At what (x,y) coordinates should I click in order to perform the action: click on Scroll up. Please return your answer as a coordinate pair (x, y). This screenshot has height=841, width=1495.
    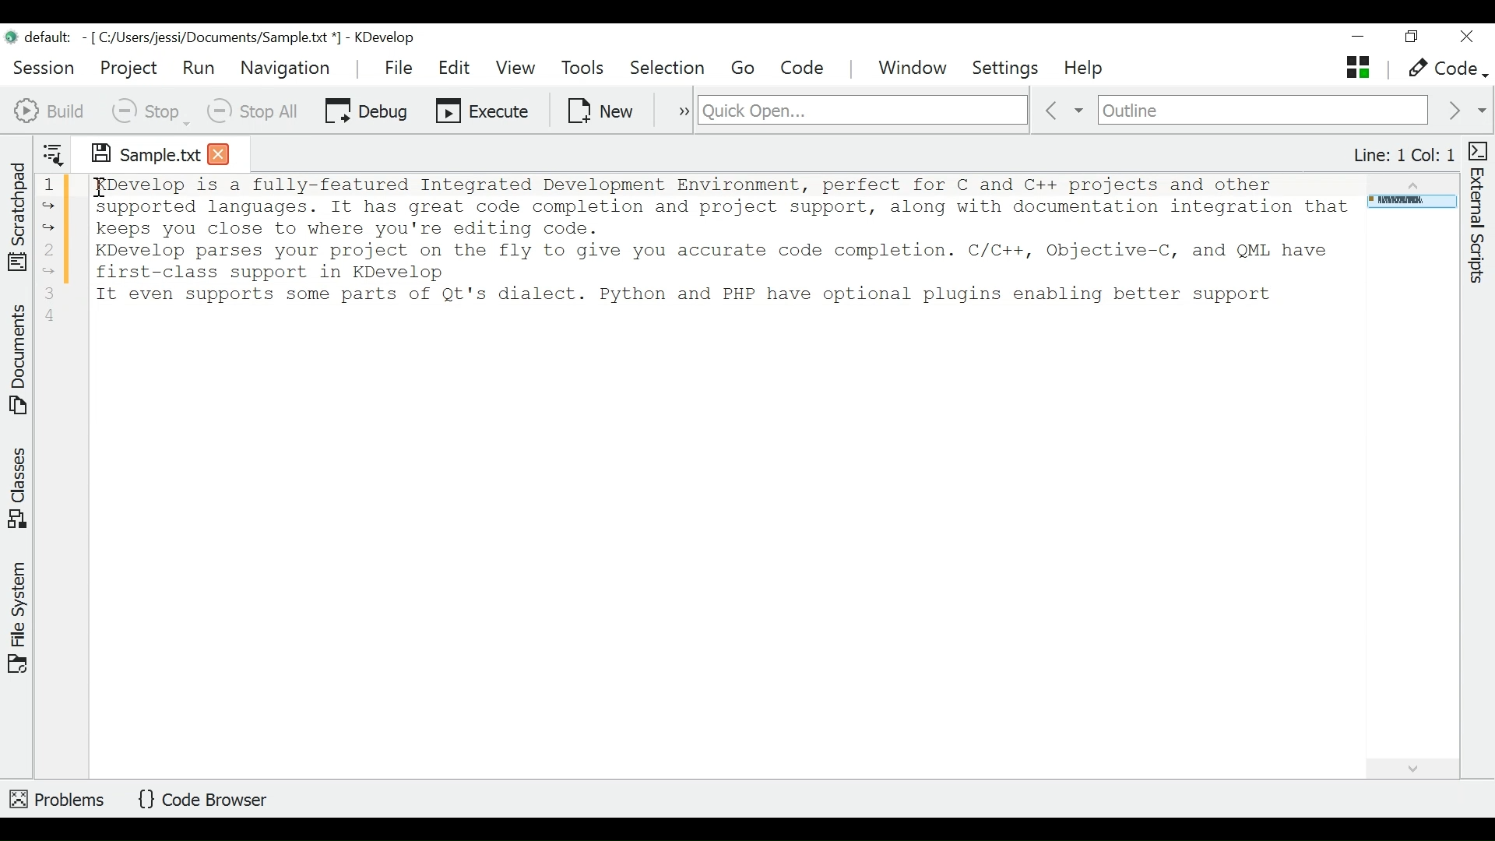
    Looking at the image, I should click on (1410, 182).